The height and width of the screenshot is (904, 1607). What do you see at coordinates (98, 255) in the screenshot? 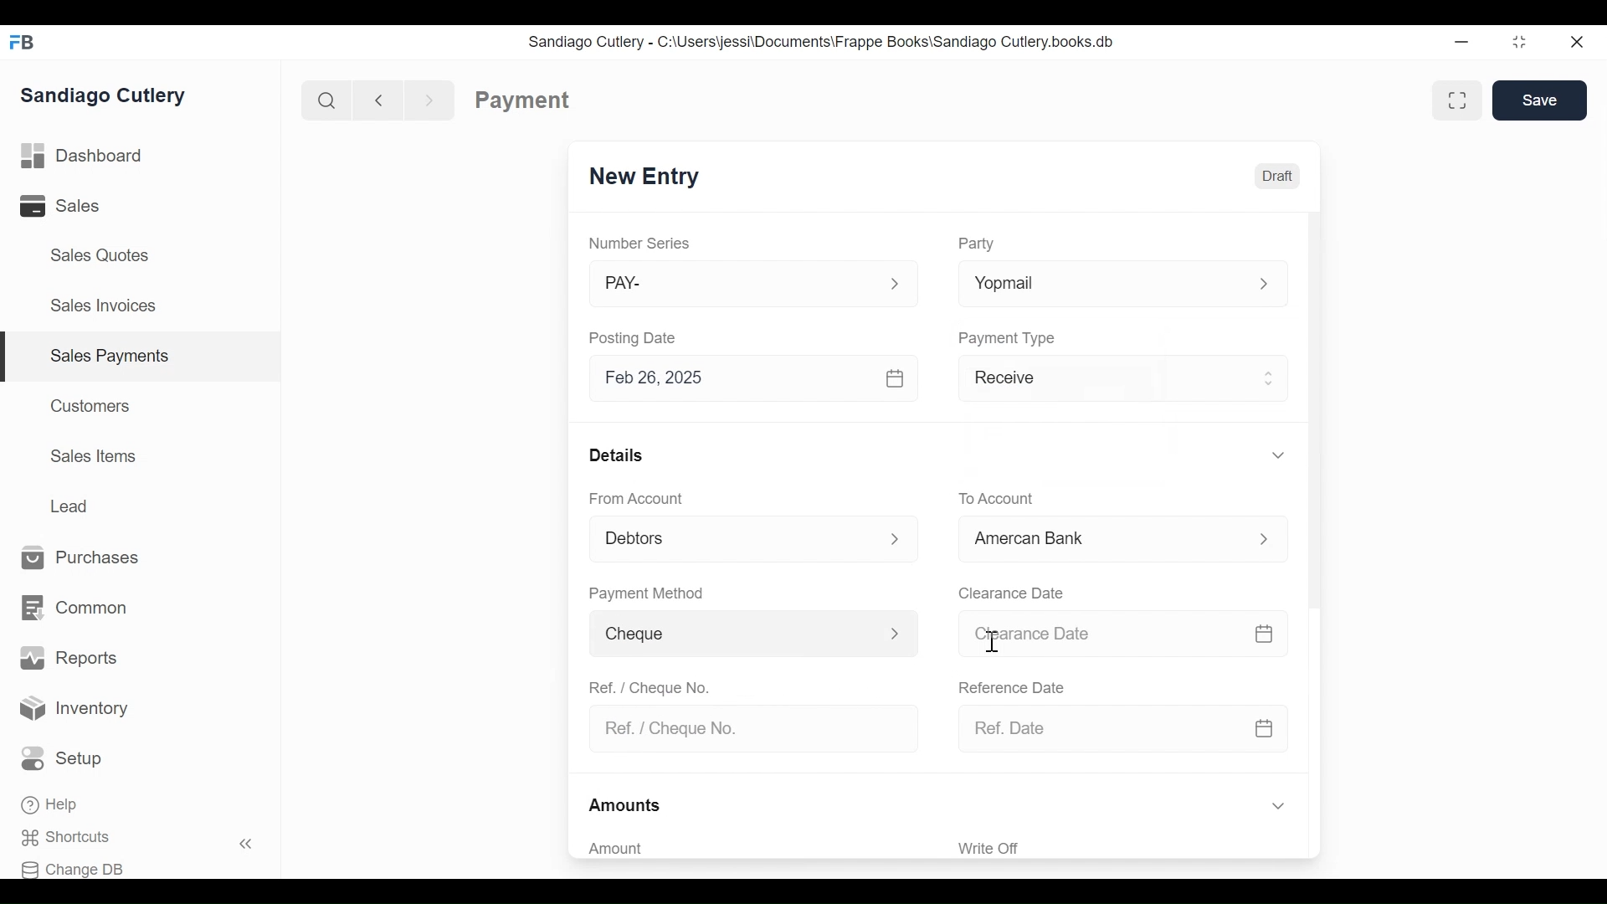
I see `Sales Quotes` at bounding box center [98, 255].